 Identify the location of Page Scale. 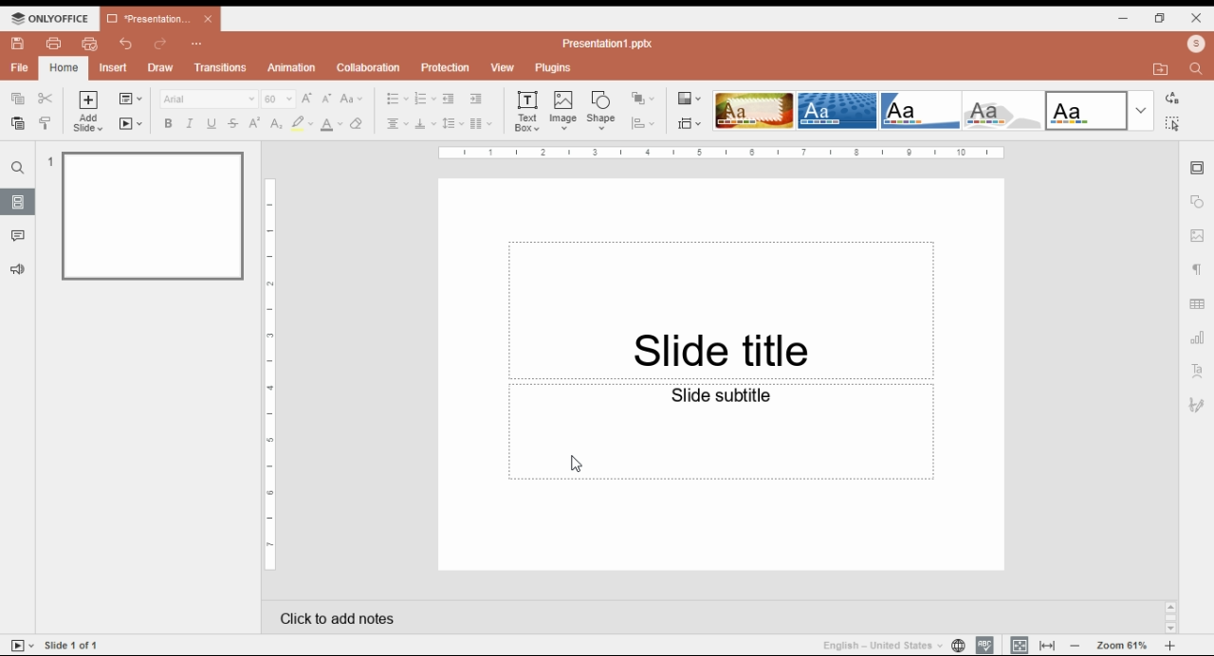
(271, 375).